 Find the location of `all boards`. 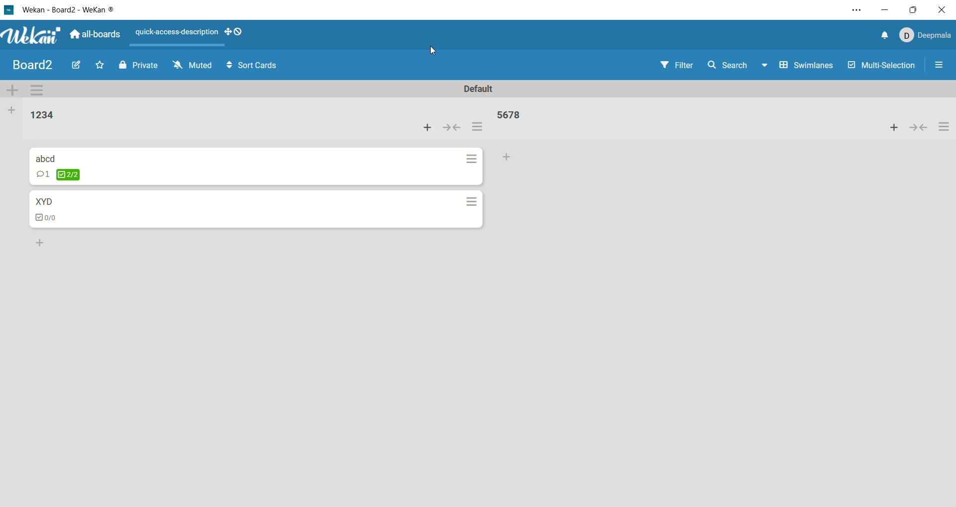

all boards is located at coordinates (99, 35).